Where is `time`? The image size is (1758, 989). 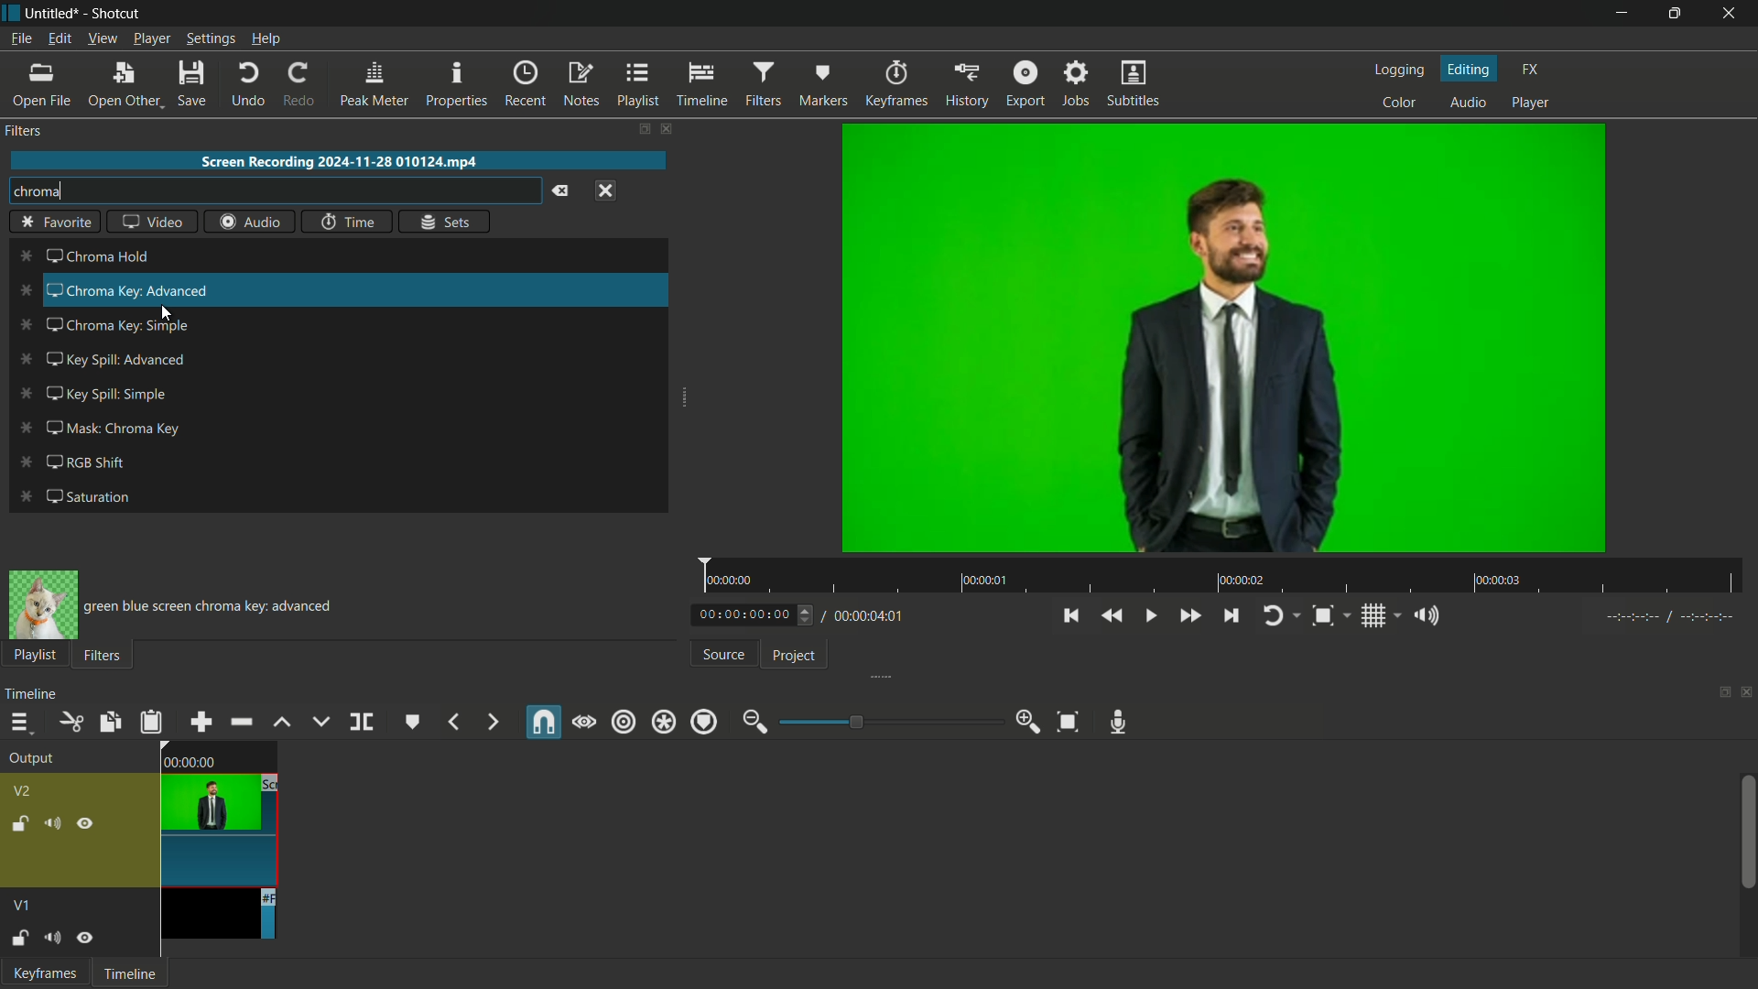 time is located at coordinates (349, 221).